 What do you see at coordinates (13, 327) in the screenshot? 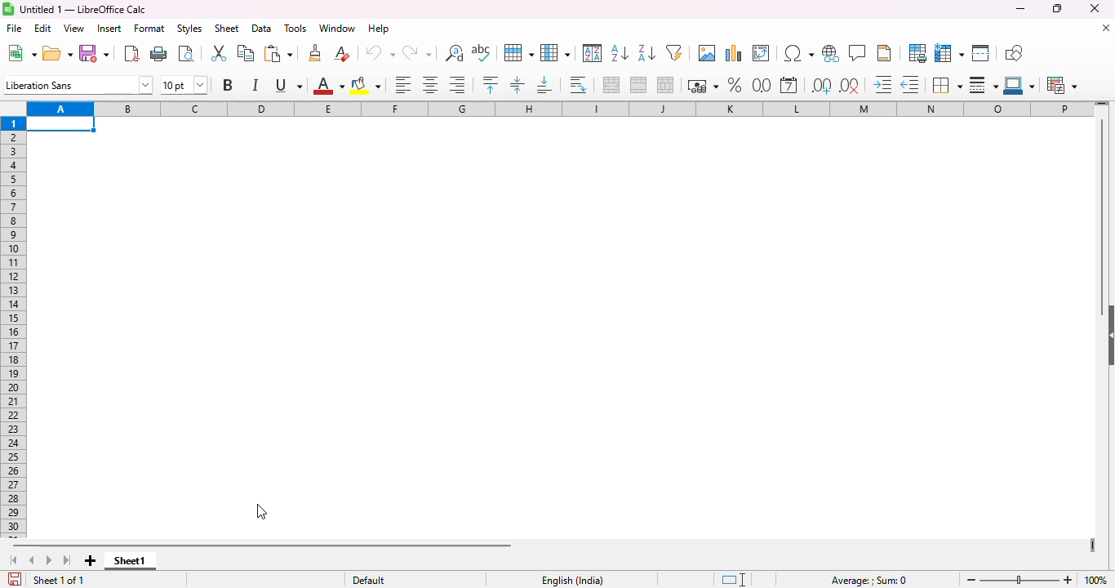
I see `rows` at bounding box center [13, 327].